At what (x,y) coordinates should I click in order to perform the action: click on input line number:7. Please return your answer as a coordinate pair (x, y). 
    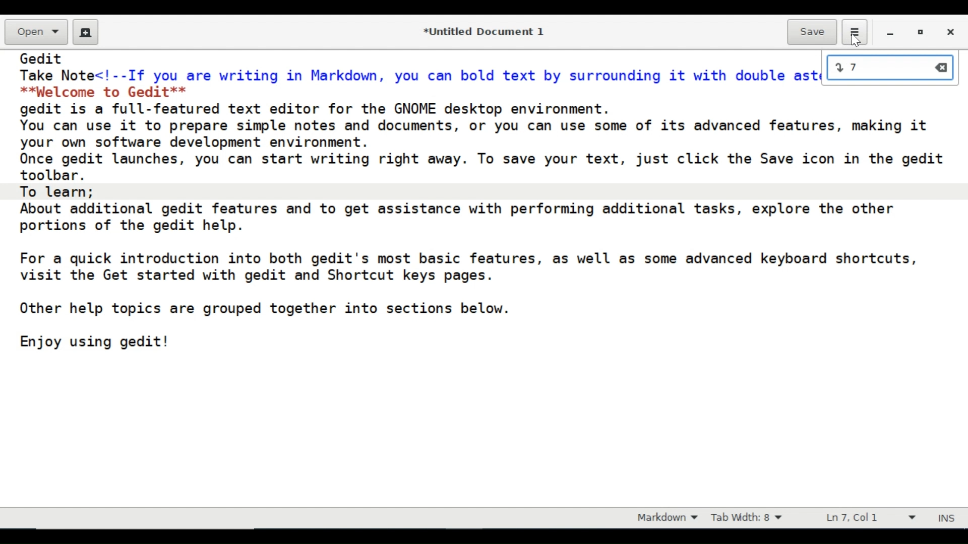
    Looking at the image, I should click on (879, 67).